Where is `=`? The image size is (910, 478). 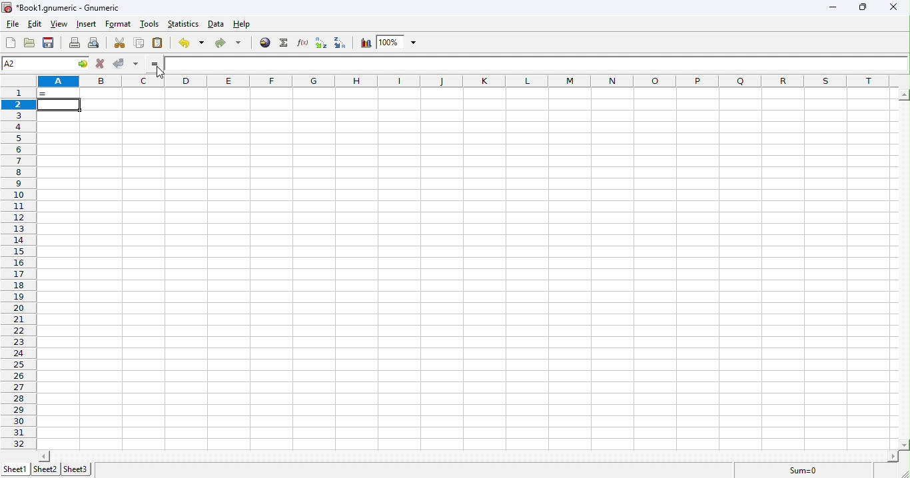 = is located at coordinates (60, 94).